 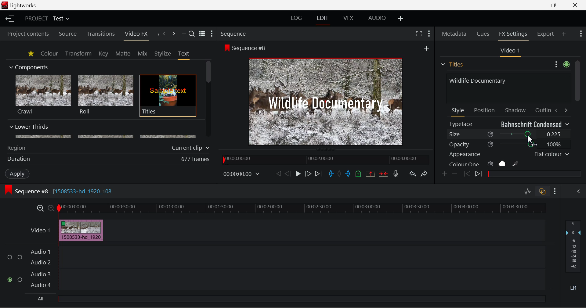 I want to click on Transitions, so click(x=101, y=34).